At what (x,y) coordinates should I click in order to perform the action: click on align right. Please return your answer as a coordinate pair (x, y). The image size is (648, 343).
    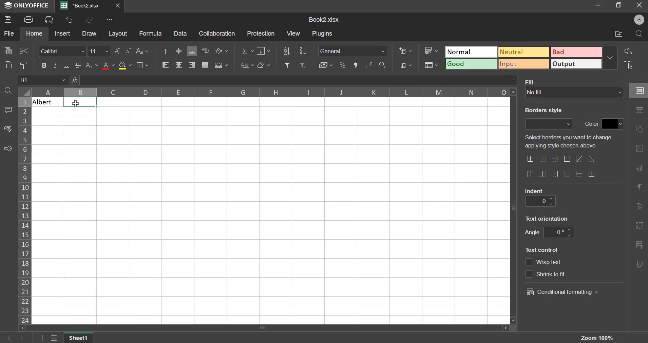
    Looking at the image, I should click on (193, 65).